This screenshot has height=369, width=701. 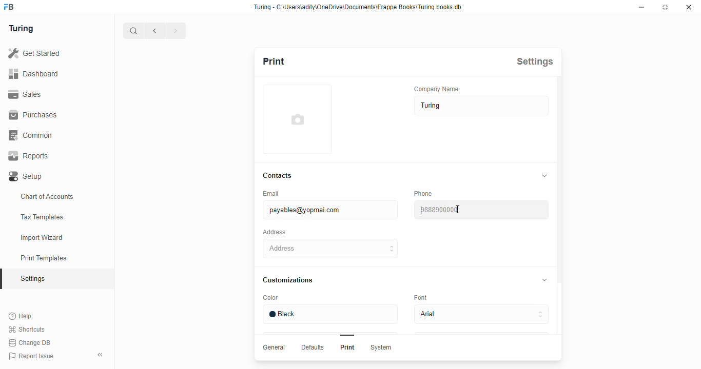 I want to click on collapse, so click(x=101, y=355).